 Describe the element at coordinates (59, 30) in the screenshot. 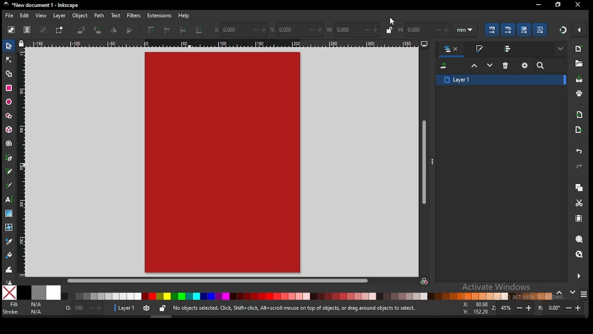

I see `toggle selection box to select all touched objects` at that location.